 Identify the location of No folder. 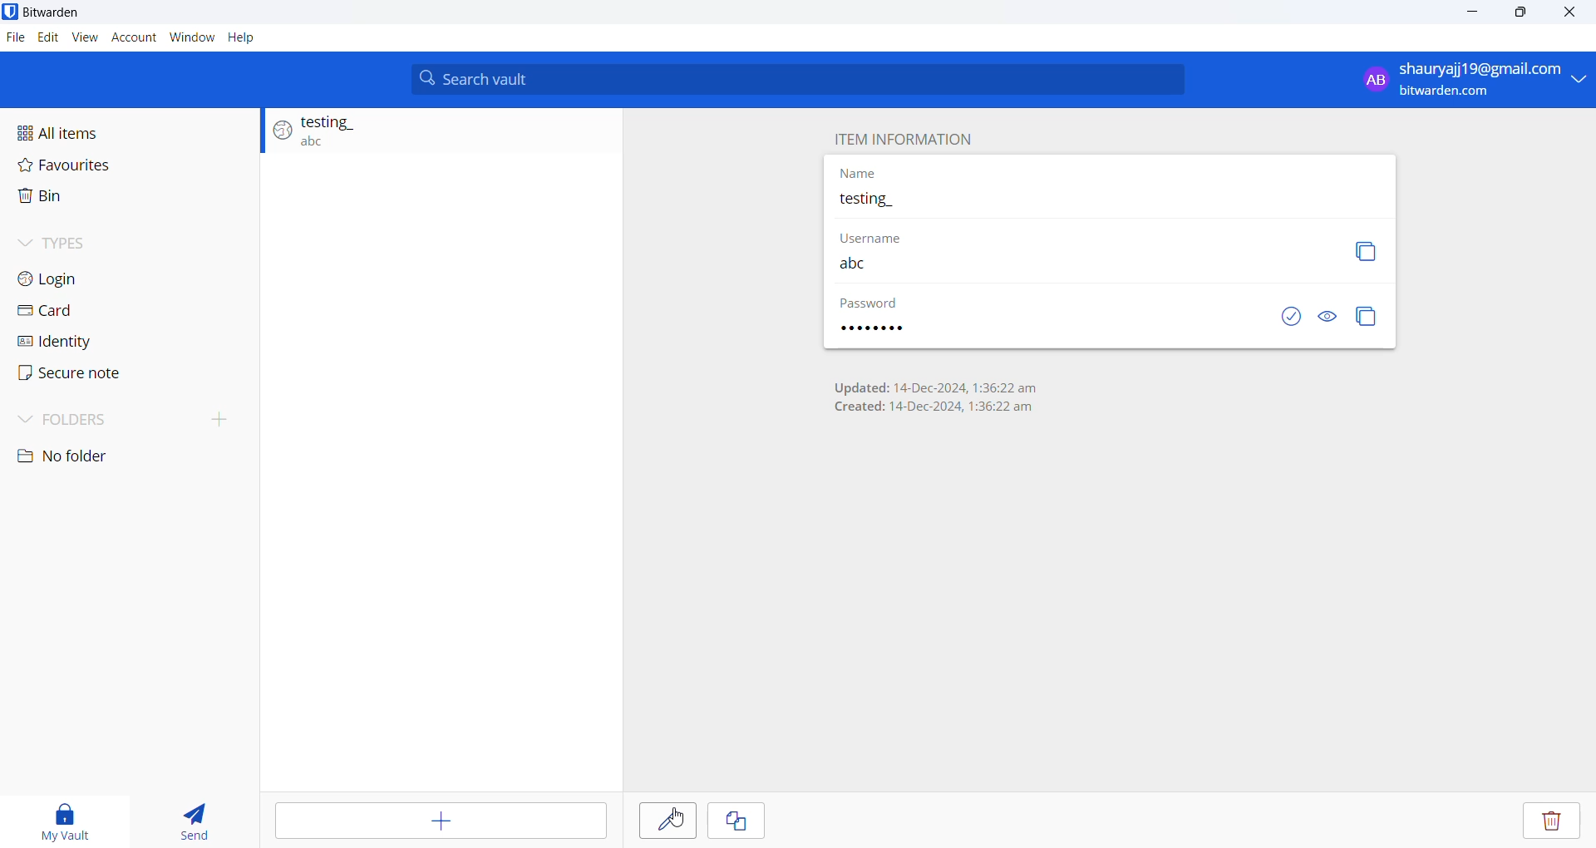
(82, 458).